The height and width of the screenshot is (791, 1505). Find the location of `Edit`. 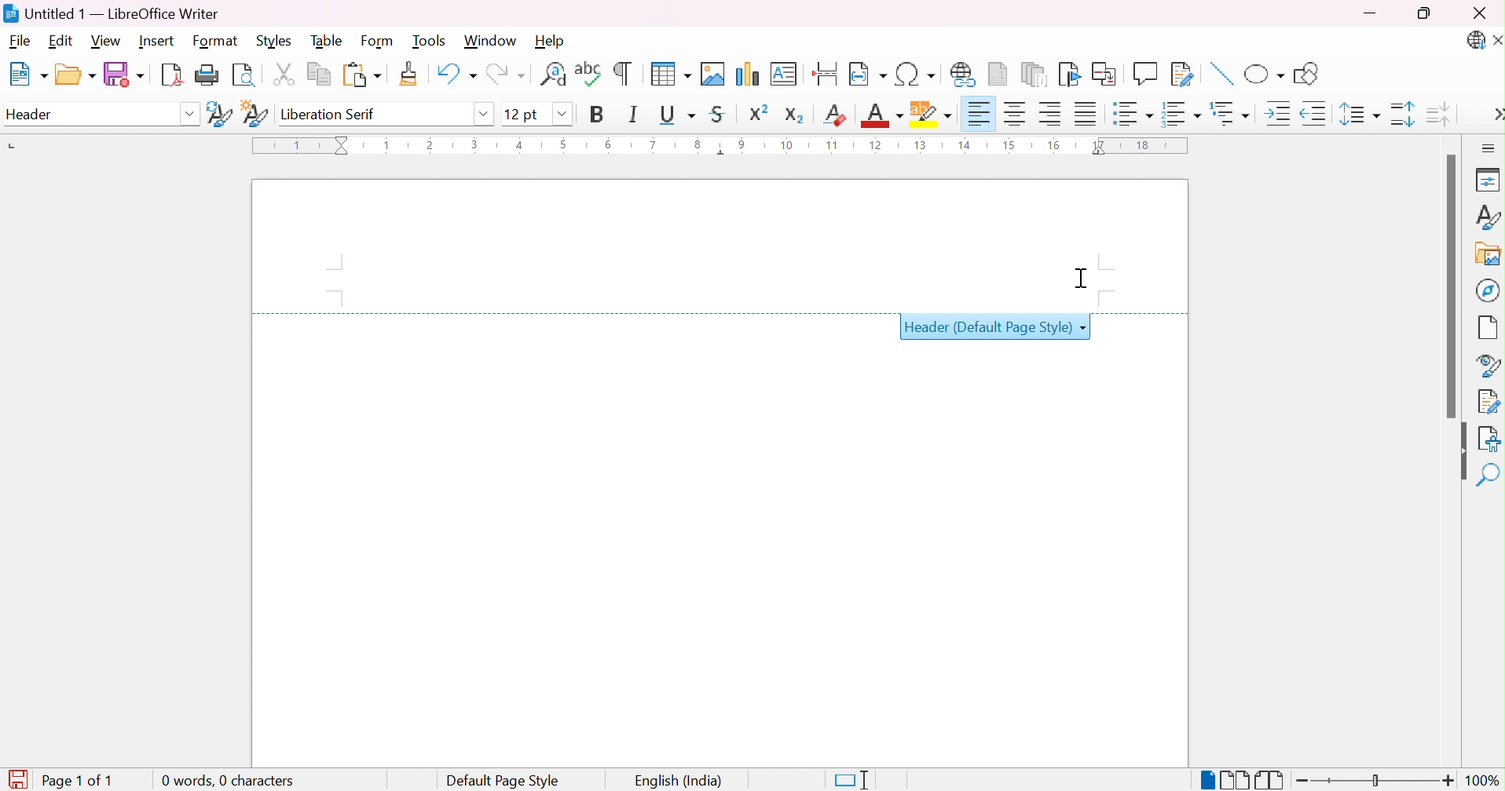

Edit is located at coordinates (64, 41).